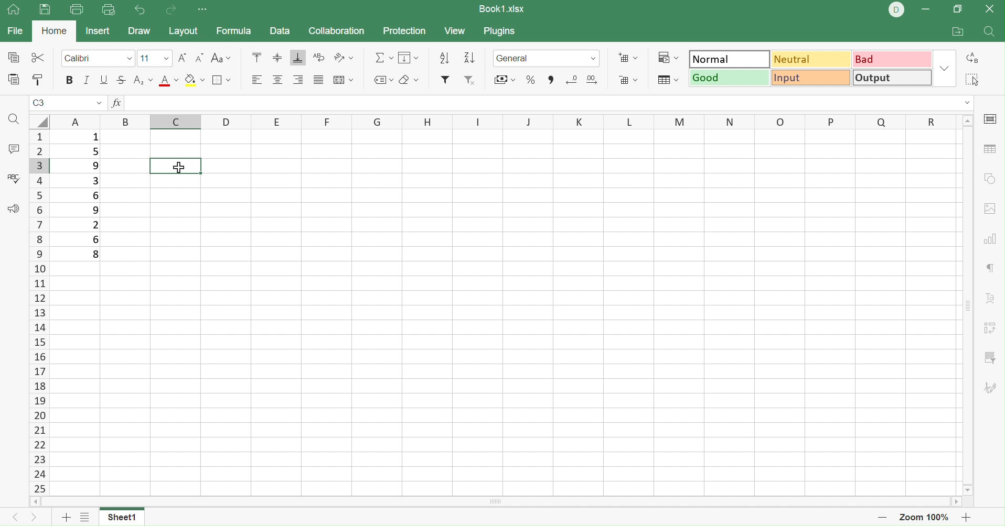 This screenshot has height=526, width=1005. What do you see at coordinates (337, 30) in the screenshot?
I see `Collaboration` at bounding box center [337, 30].